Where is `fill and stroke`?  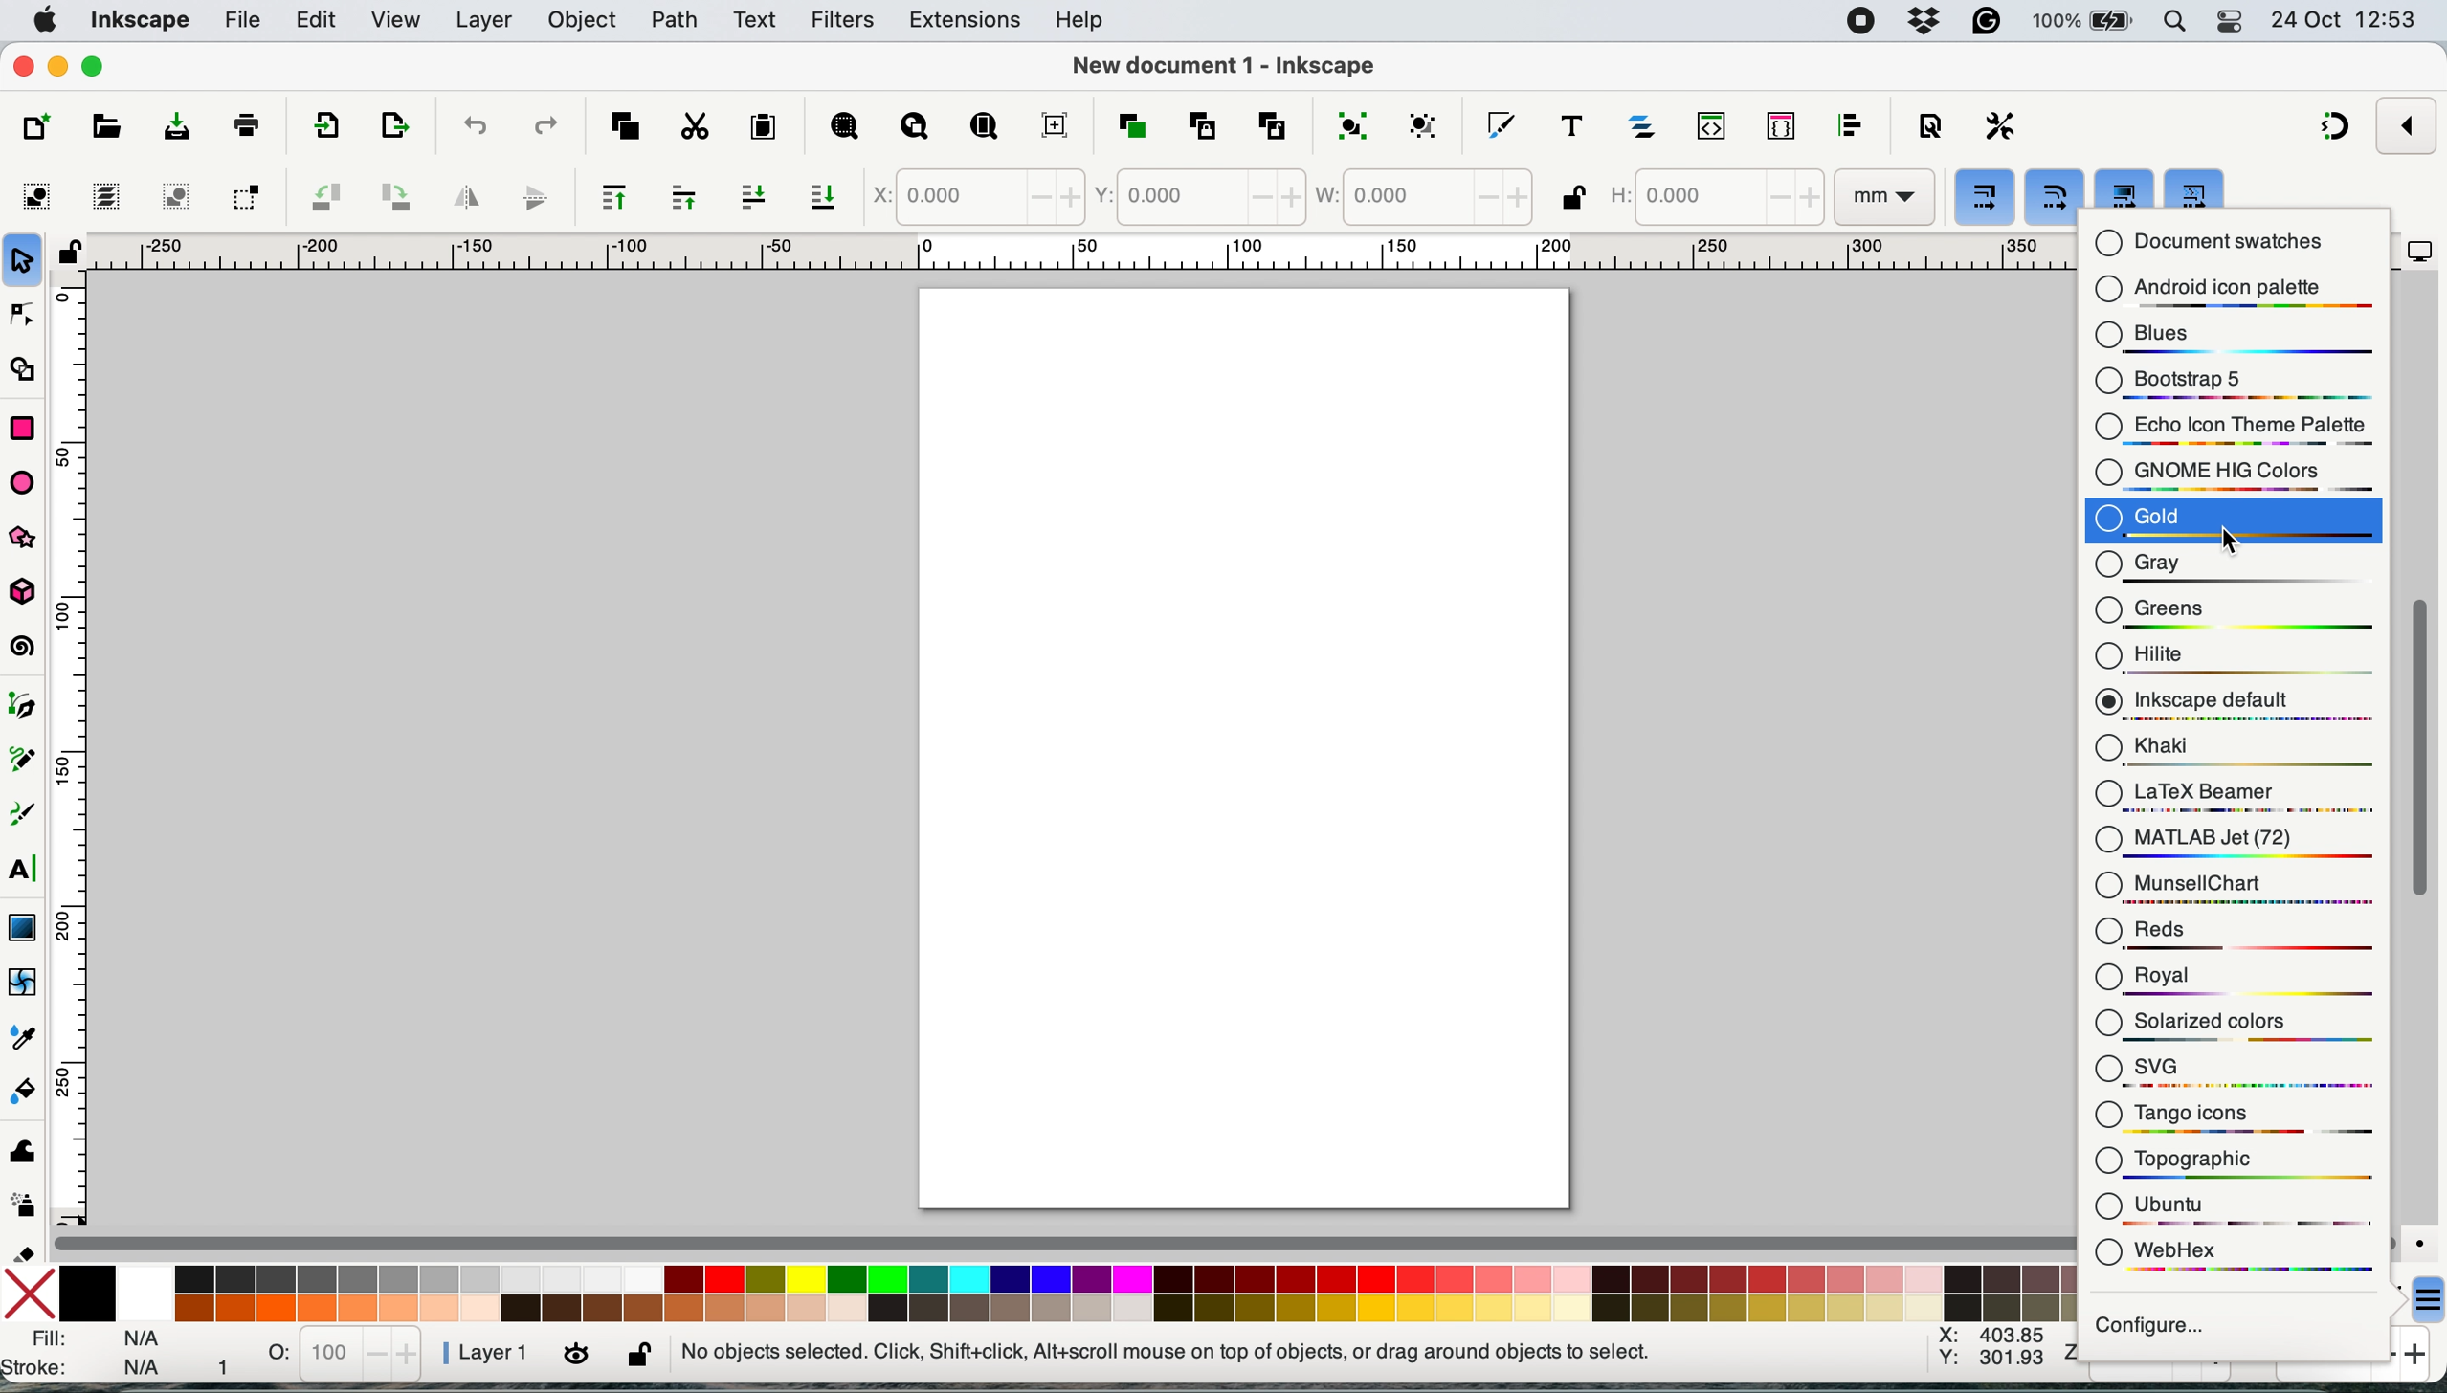
fill and stroke is located at coordinates (1498, 124).